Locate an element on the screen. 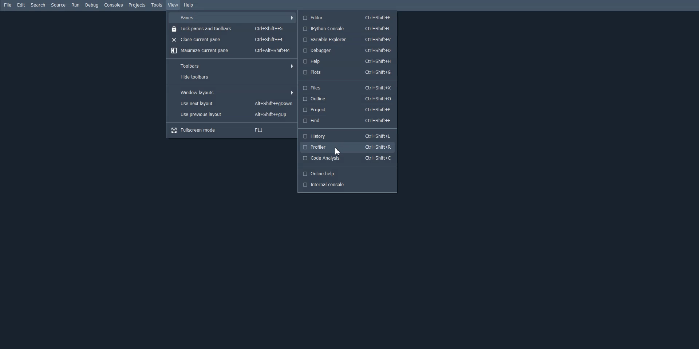  Internal console is located at coordinates (347, 185).